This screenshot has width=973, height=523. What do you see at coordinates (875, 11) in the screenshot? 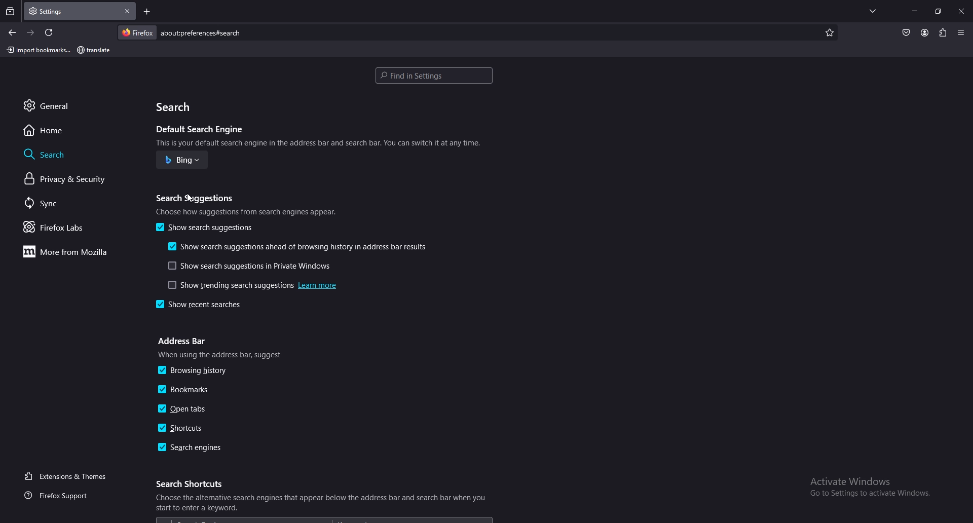
I see `list all tabs` at bounding box center [875, 11].